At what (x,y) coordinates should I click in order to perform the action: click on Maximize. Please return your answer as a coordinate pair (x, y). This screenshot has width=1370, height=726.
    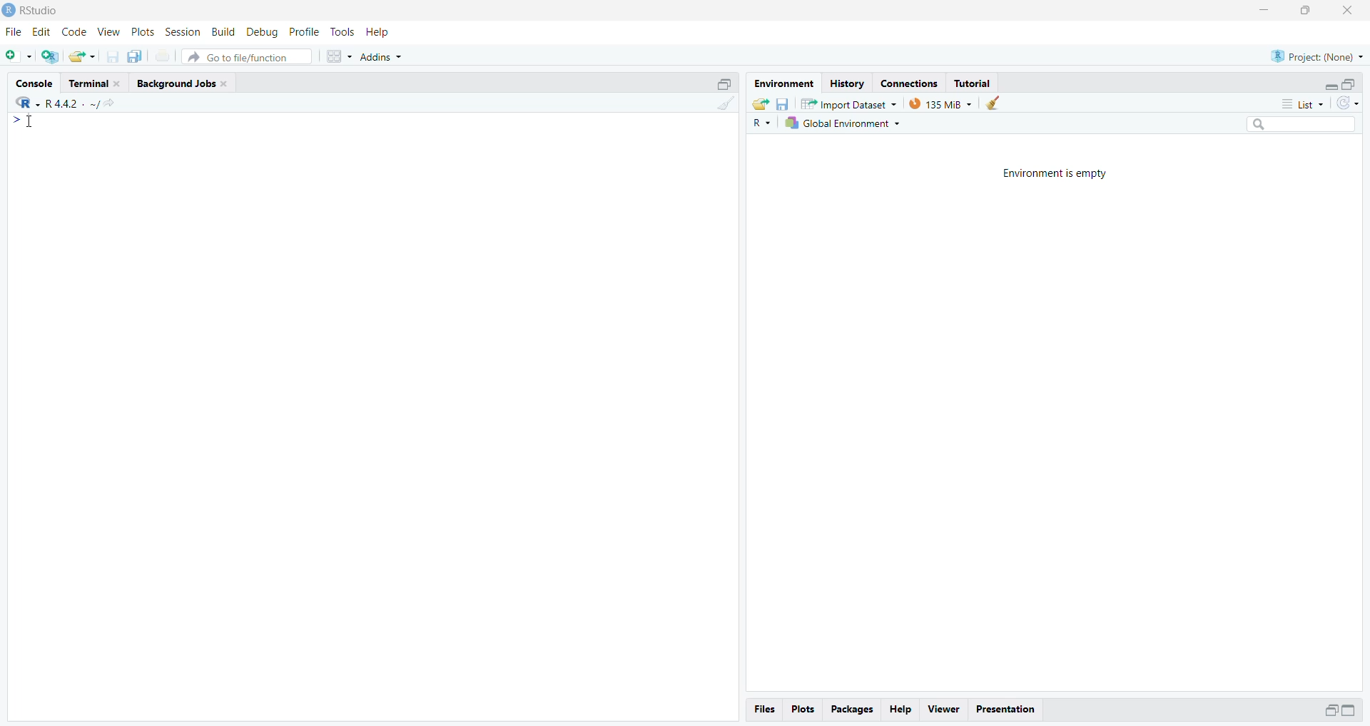
    Looking at the image, I should click on (726, 83).